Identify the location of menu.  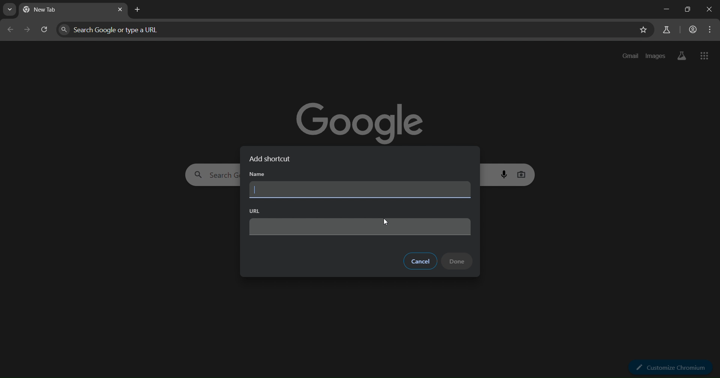
(710, 30).